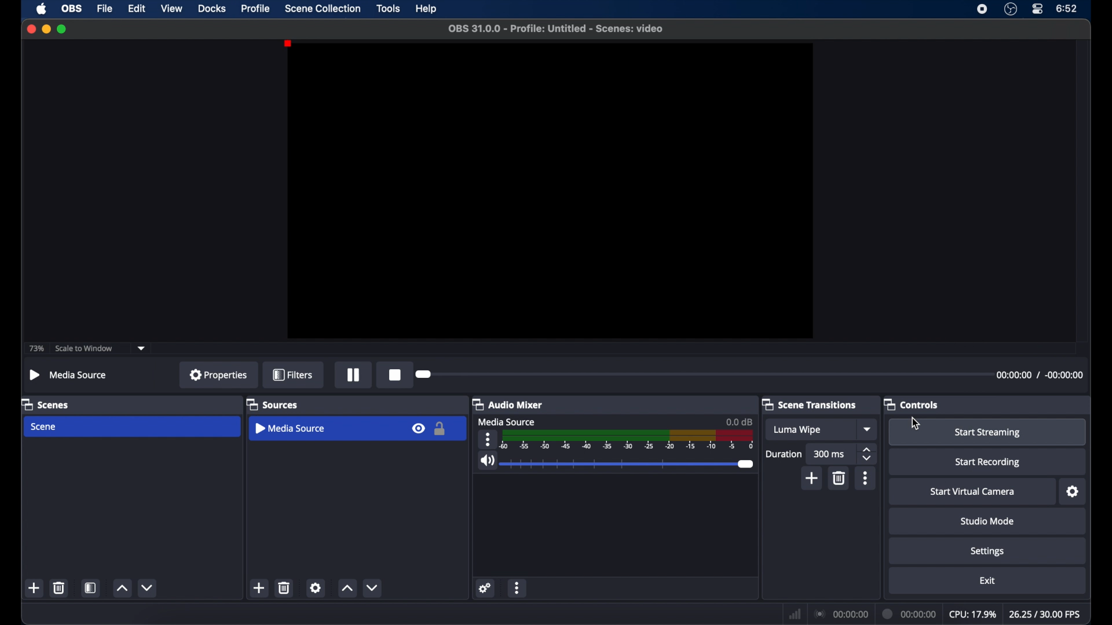 The width and height of the screenshot is (1112, 625). What do you see at coordinates (488, 439) in the screenshot?
I see `more options` at bounding box center [488, 439].